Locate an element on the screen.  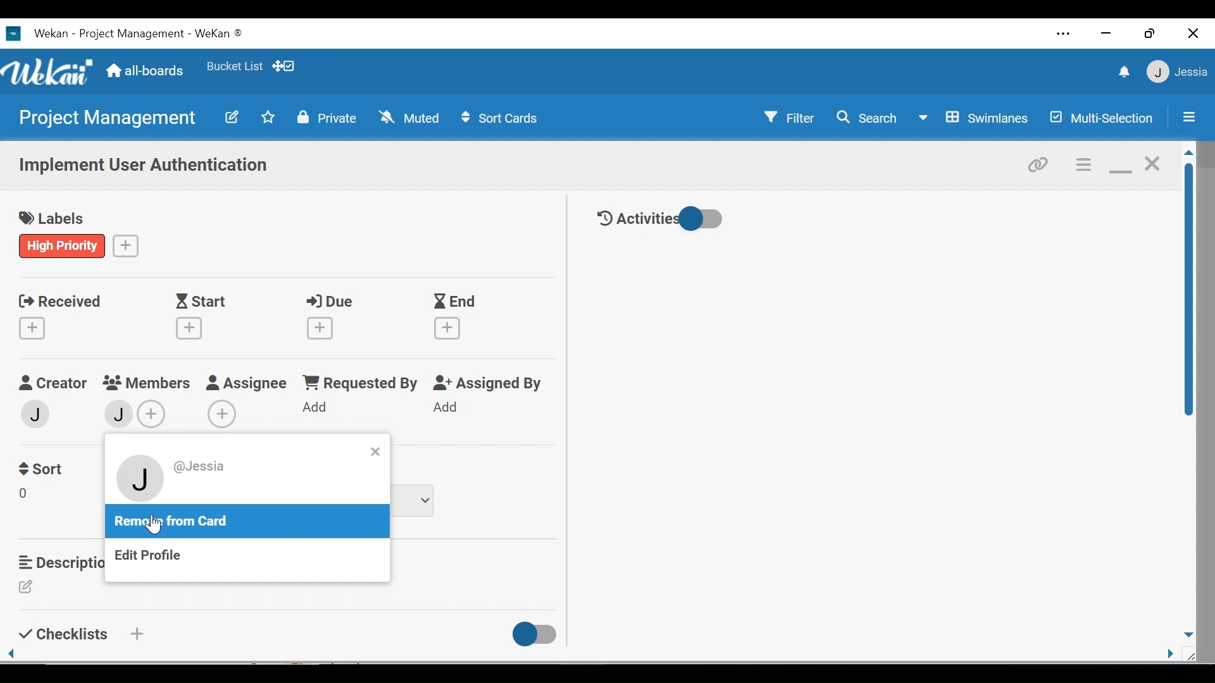
Start is located at coordinates (193, 318).